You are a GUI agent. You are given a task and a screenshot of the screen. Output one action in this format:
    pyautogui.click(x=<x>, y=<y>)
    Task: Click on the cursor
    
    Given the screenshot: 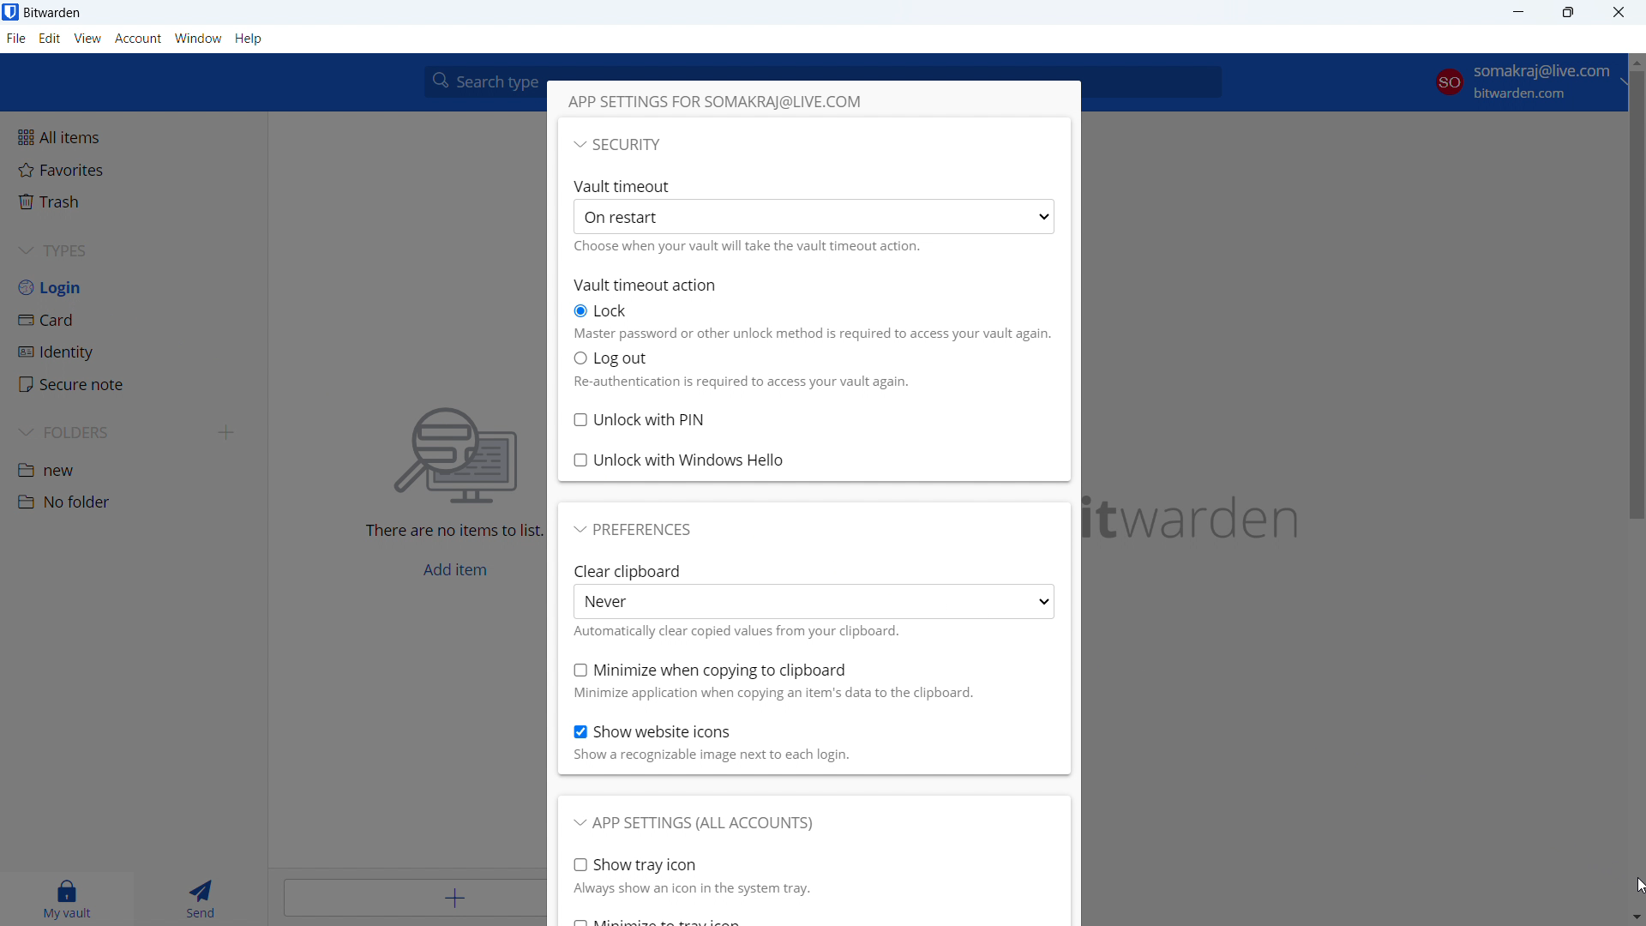 What is the action you would take?
    pyautogui.click(x=1636, y=885)
    